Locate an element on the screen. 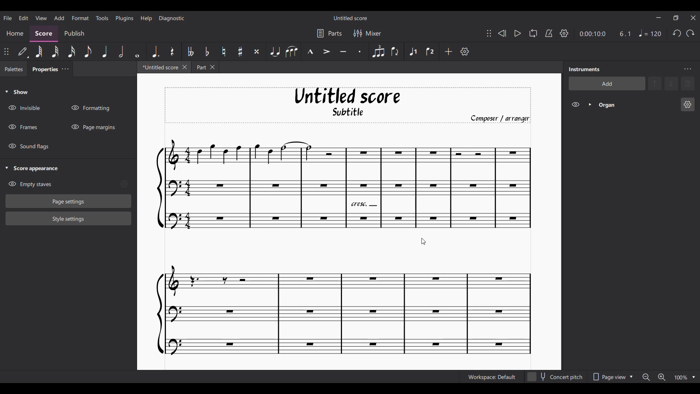  Workspace settings is located at coordinates (491, 377).